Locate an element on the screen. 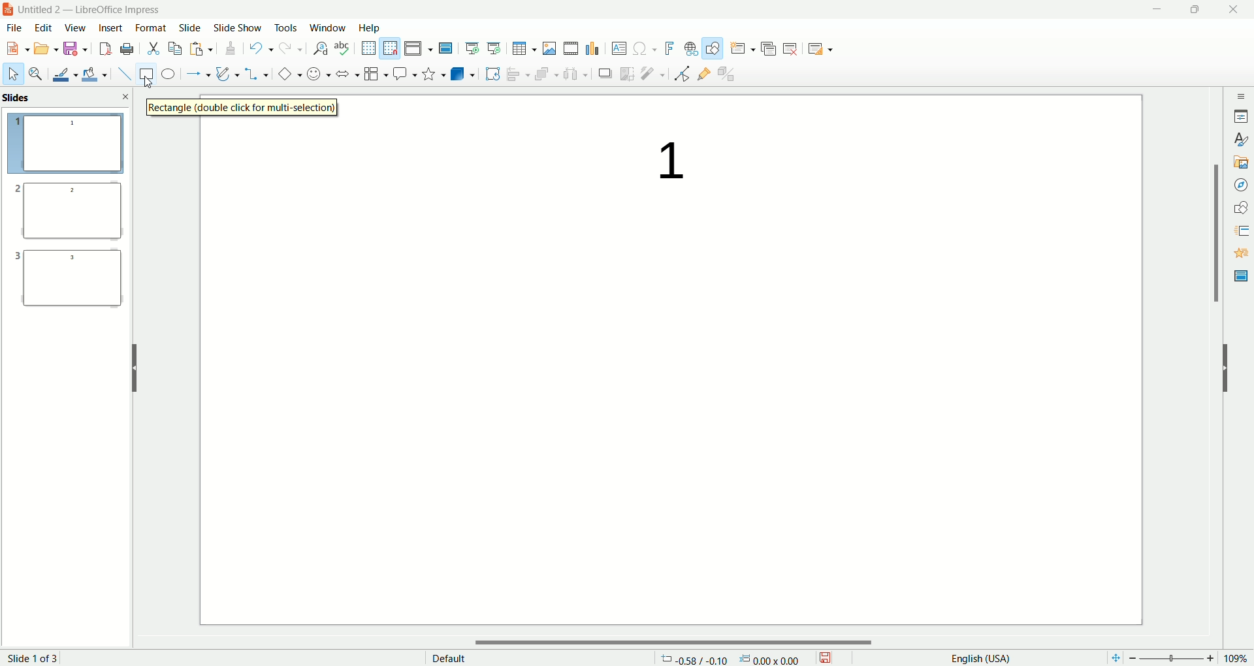  fontwork text is located at coordinates (667, 47).